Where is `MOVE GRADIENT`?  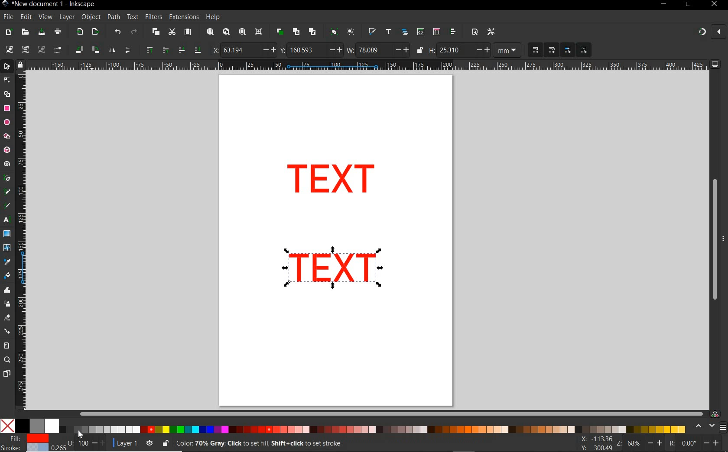 MOVE GRADIENT is located at coordinates (568, 50).